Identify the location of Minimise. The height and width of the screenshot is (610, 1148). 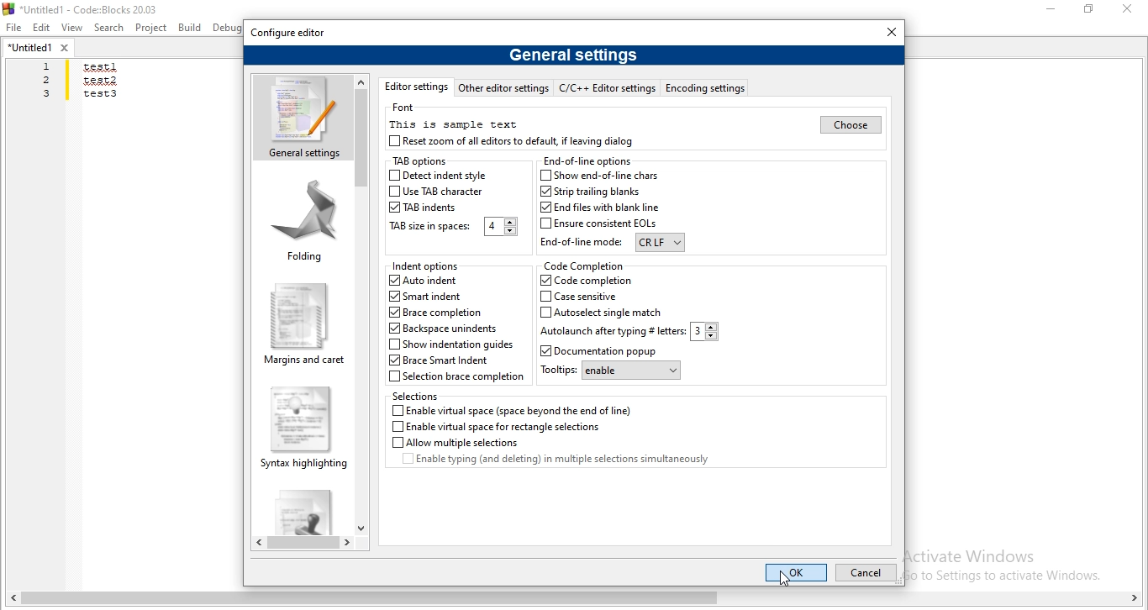
(1053, 9).